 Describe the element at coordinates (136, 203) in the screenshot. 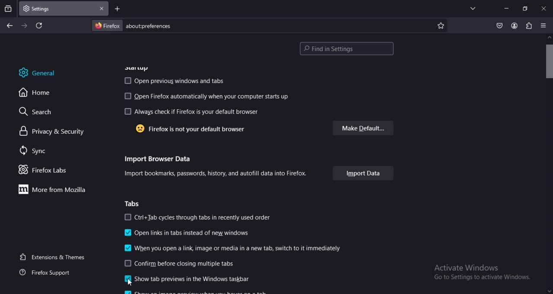

I see `tabs` at that location.